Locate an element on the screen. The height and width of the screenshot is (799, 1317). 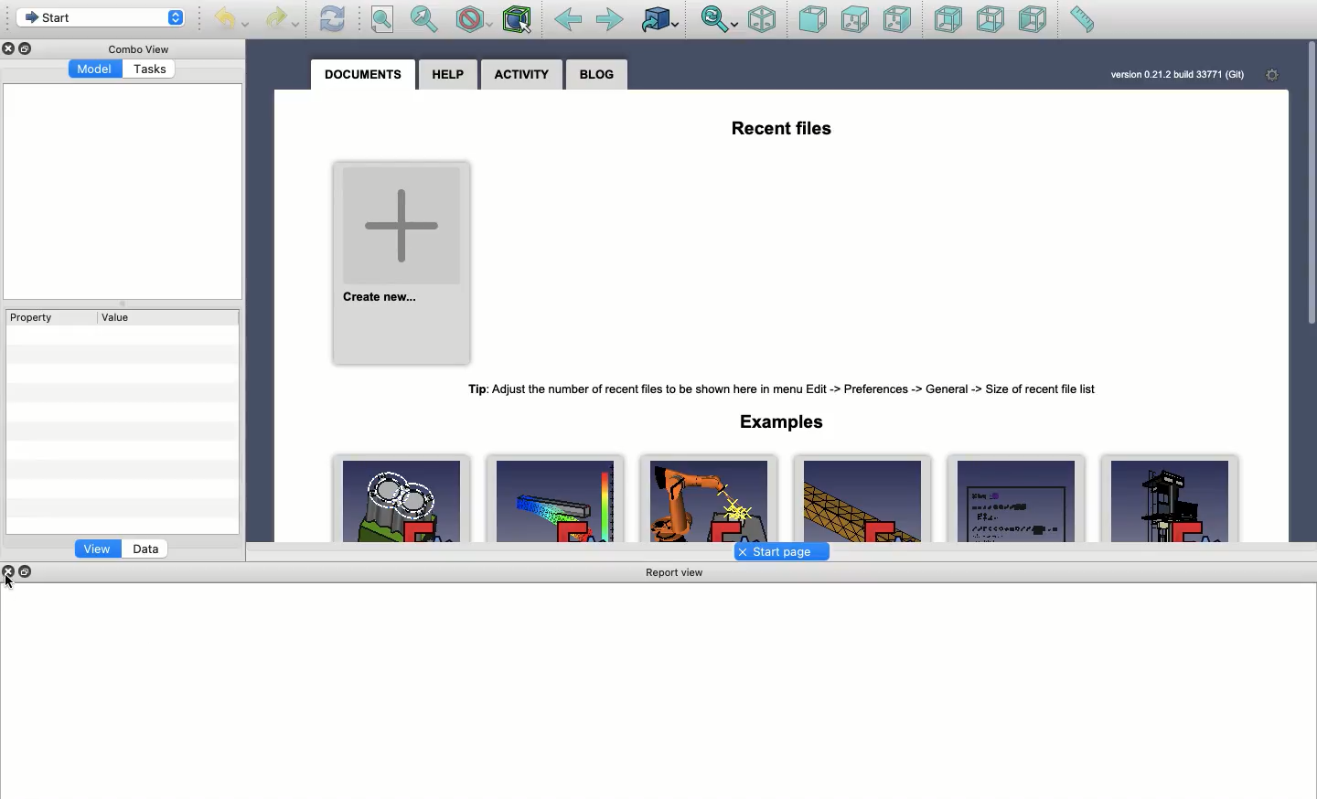
Close is located at coordinates (12, 570).